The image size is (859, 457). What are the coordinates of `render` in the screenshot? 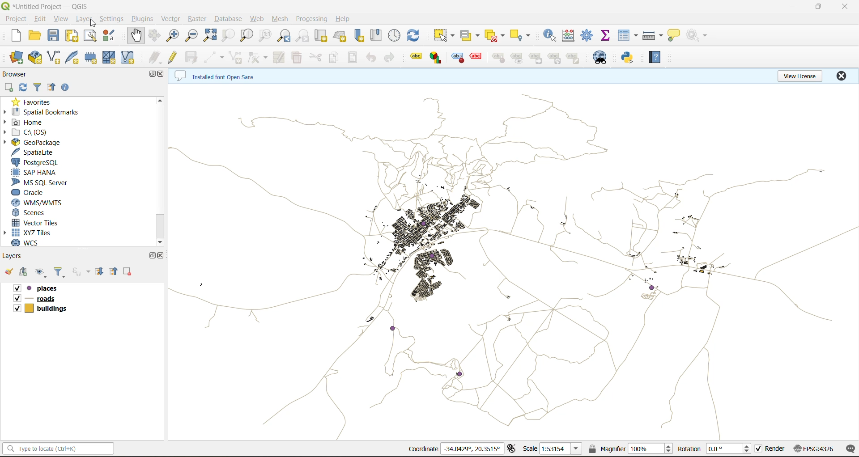 It's located at (770, 450).